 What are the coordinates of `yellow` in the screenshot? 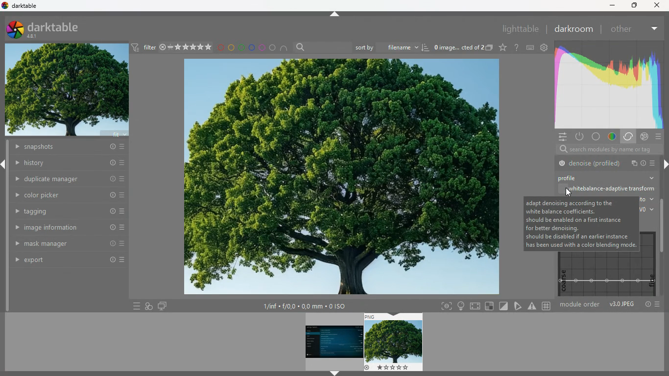 It's located at (231, 47).